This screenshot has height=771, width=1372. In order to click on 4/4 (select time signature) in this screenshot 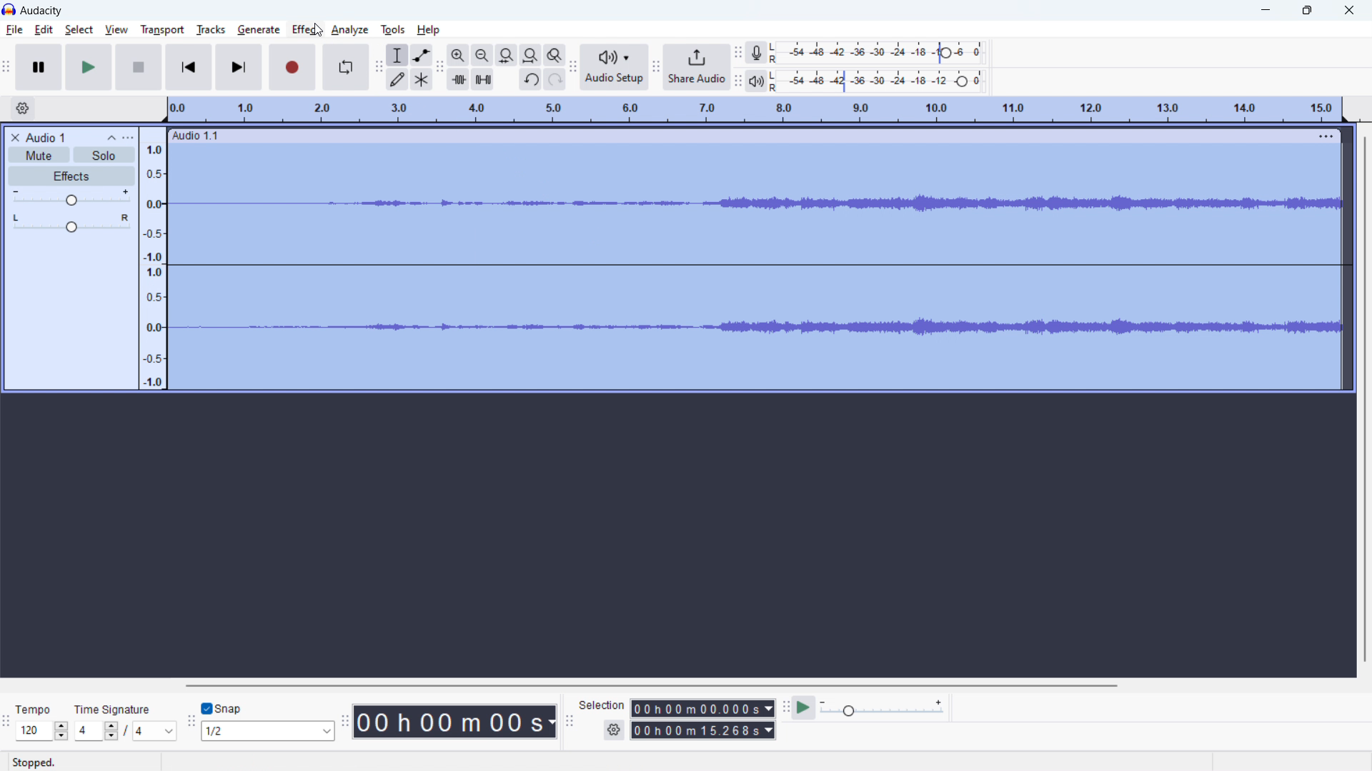, I will do `click(125, 730)`.